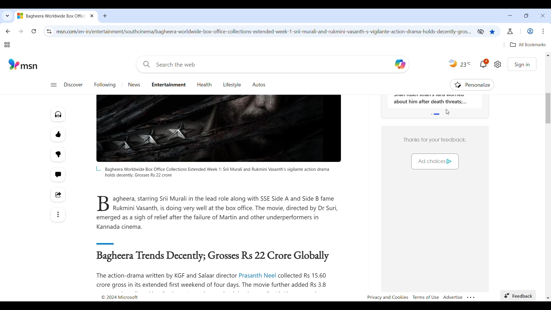  I want to click on Personalize, so click(472, 85).